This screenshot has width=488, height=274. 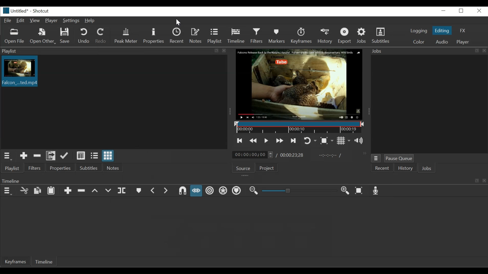 I want to click on Ripple Markers, so click(x=236, y=191).